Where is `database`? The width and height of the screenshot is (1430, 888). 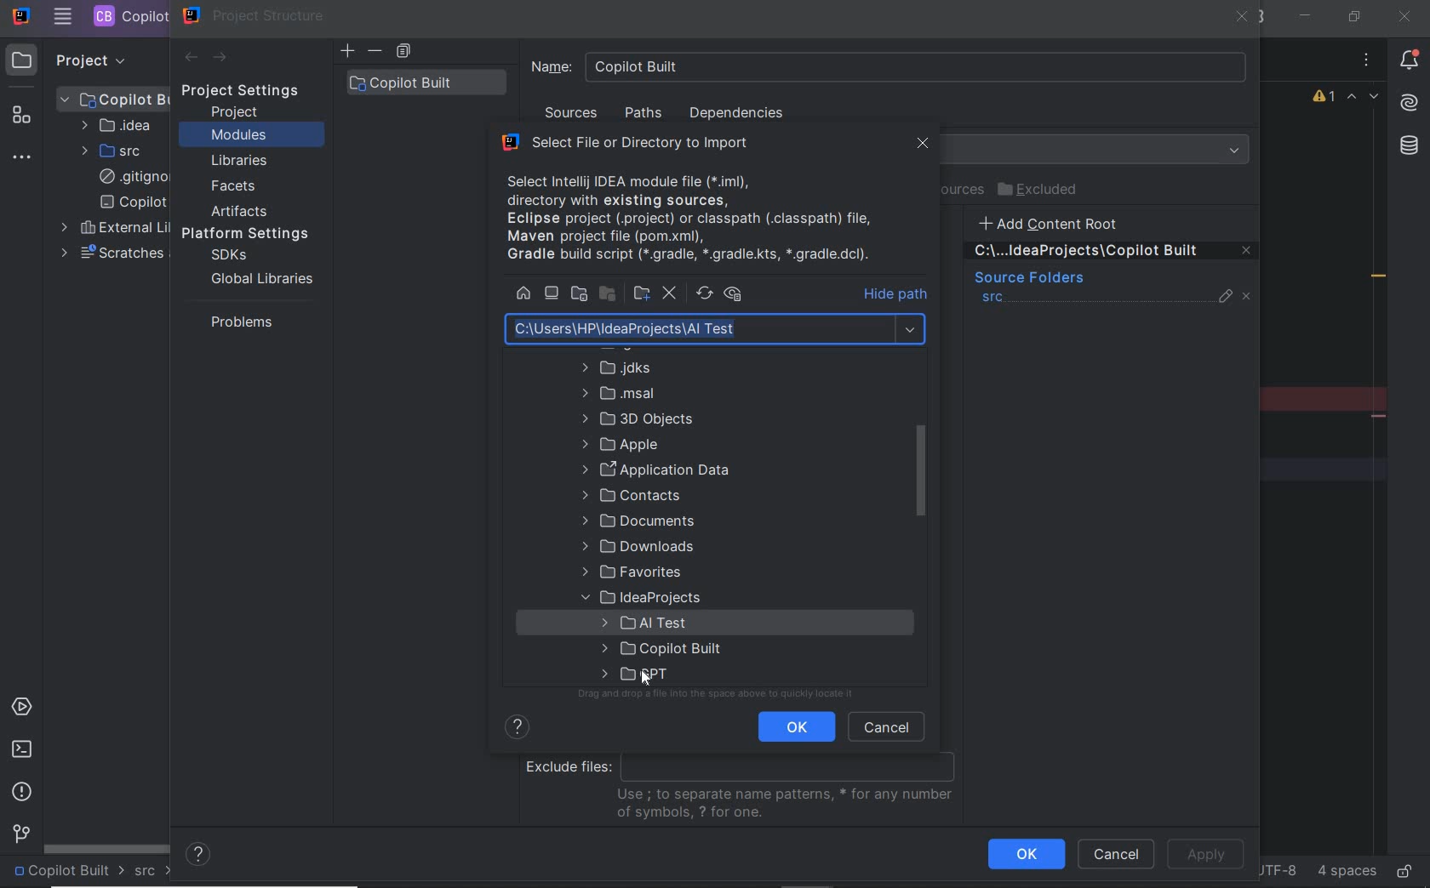 database is located at coordinates (1408, 148).